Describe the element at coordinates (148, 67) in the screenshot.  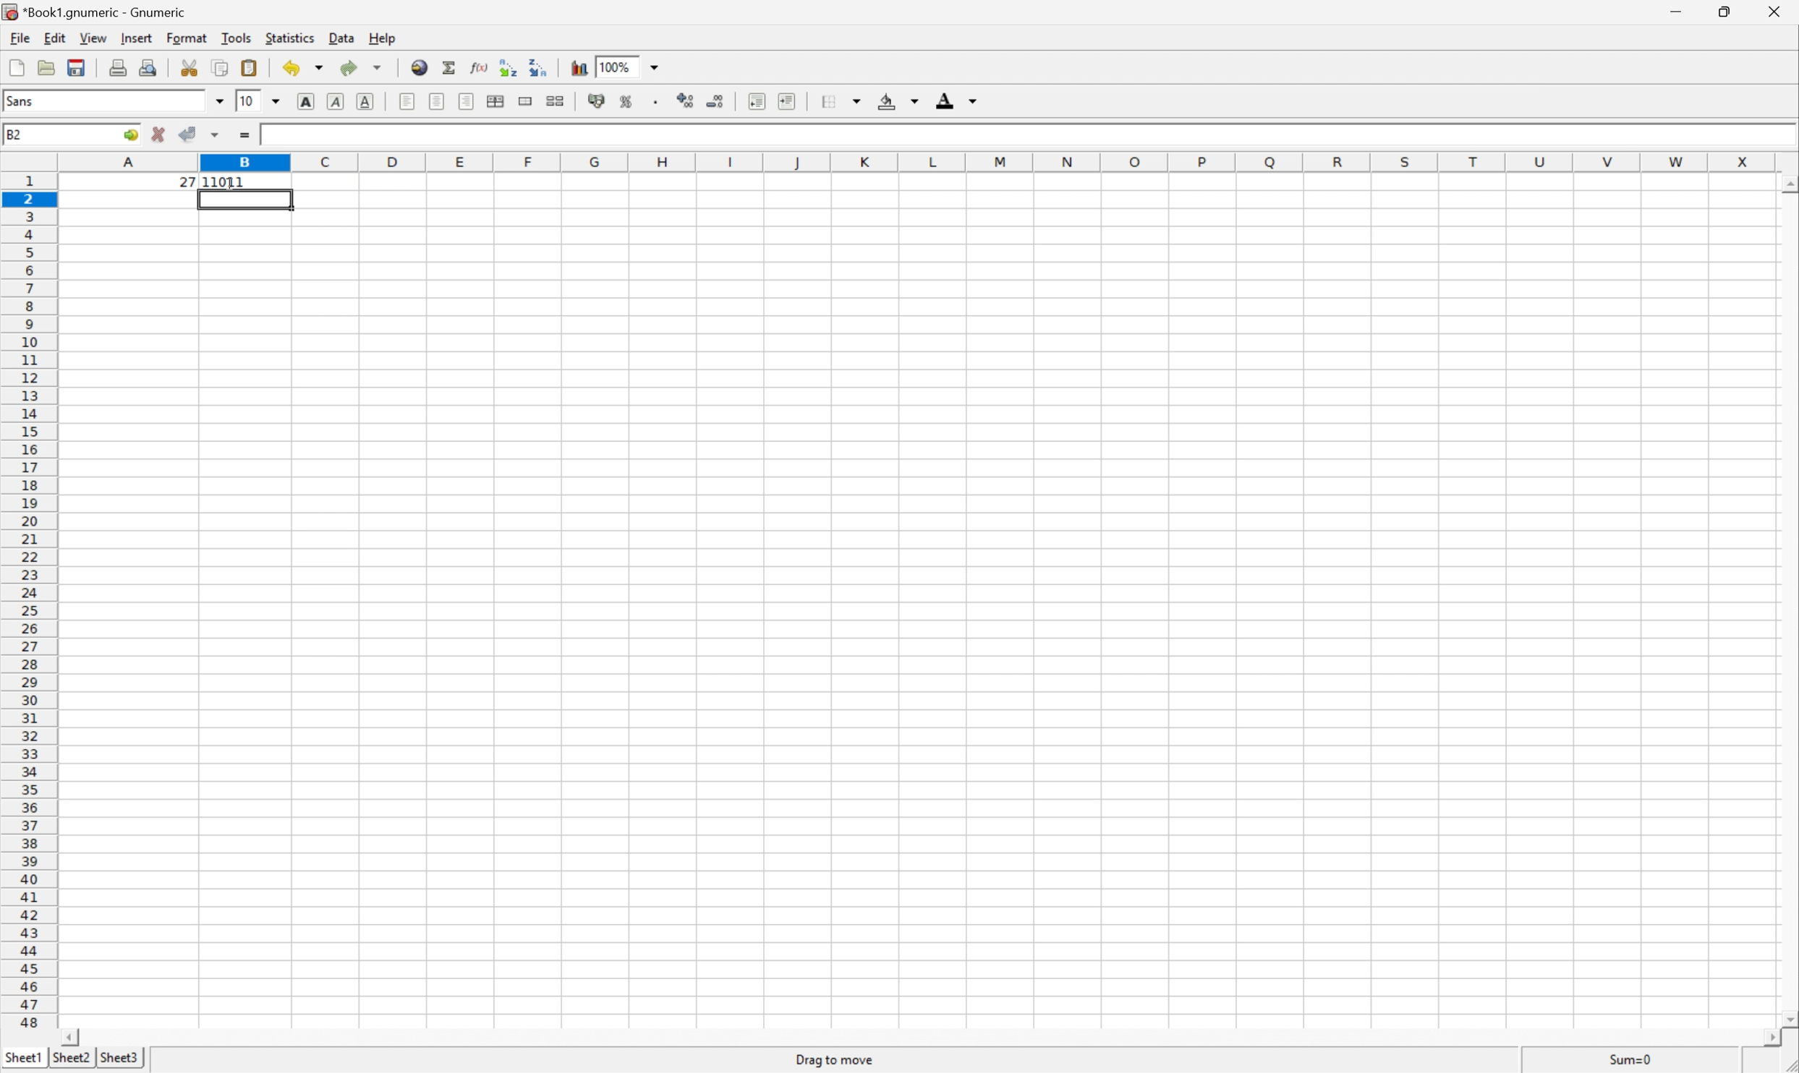
I see `Print preview` at that location.